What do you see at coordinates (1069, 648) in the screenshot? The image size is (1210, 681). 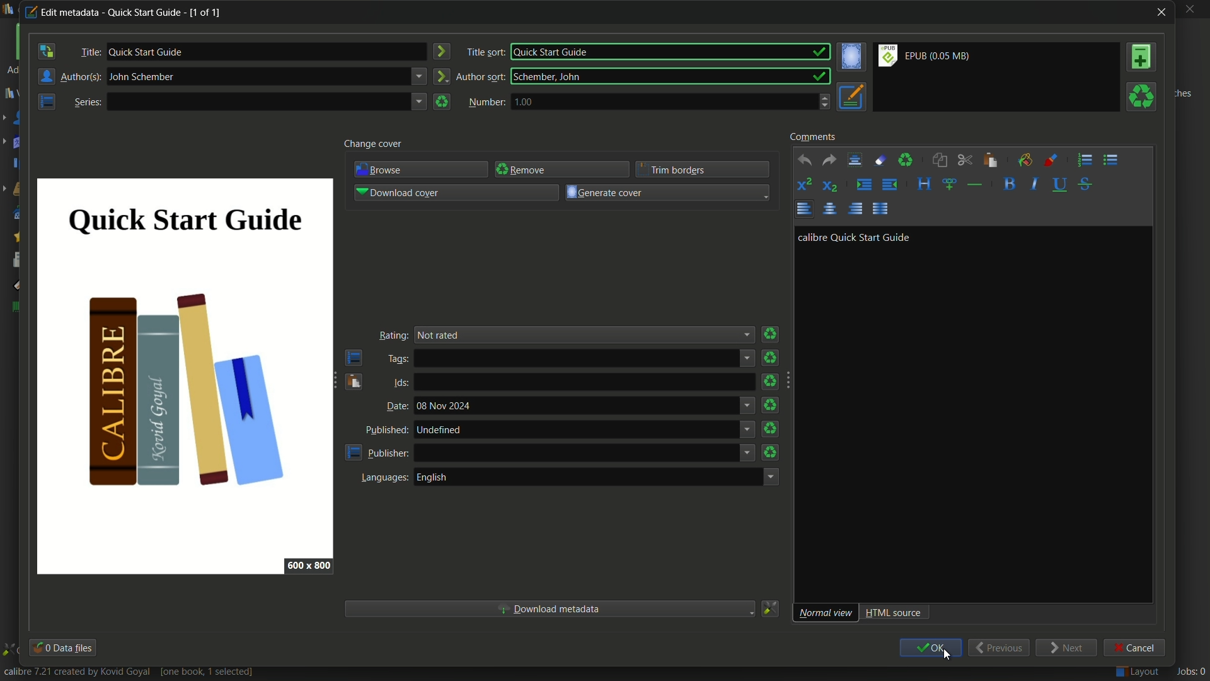 I see `next` at bounding box center [1069, 648].